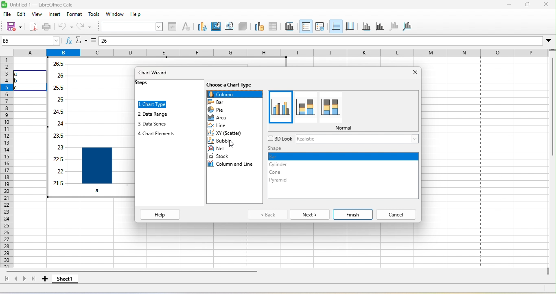  What do you see at coordinates (94, 39) in the screenshot?
I see `formula` at bounding box center [94, 39].